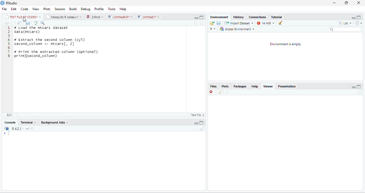 The height and width of the screenshot is (193, 365). What do you see at coordinates (9, 52) in the screenshot?
I see `7` at bounding box center [9, 52].